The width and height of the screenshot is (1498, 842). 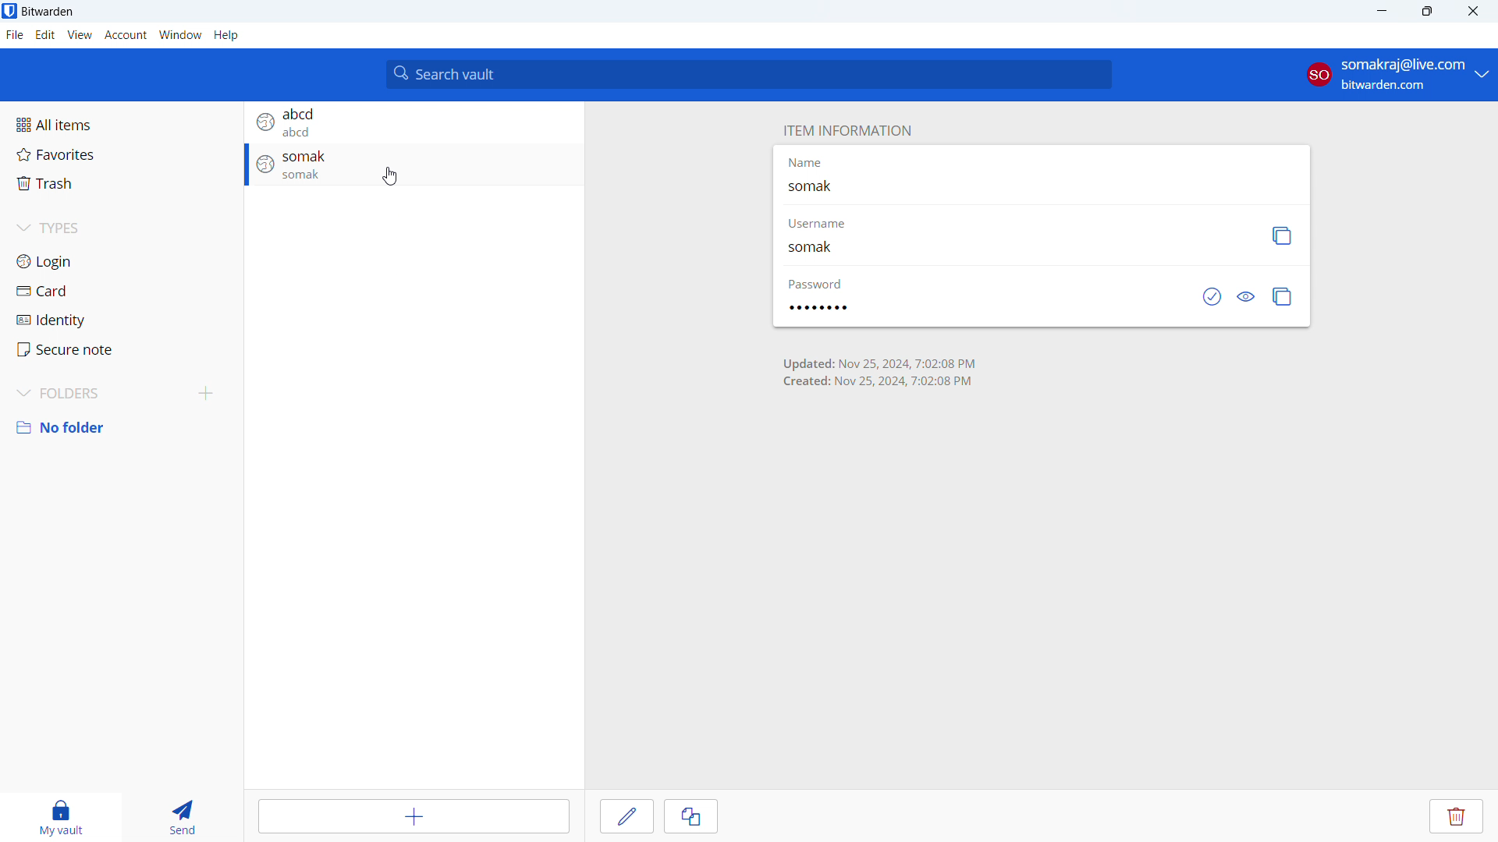 What do you see at coordinates (691, 816) in the screenshot?
I see `clone` at bounding box center [691, 816].